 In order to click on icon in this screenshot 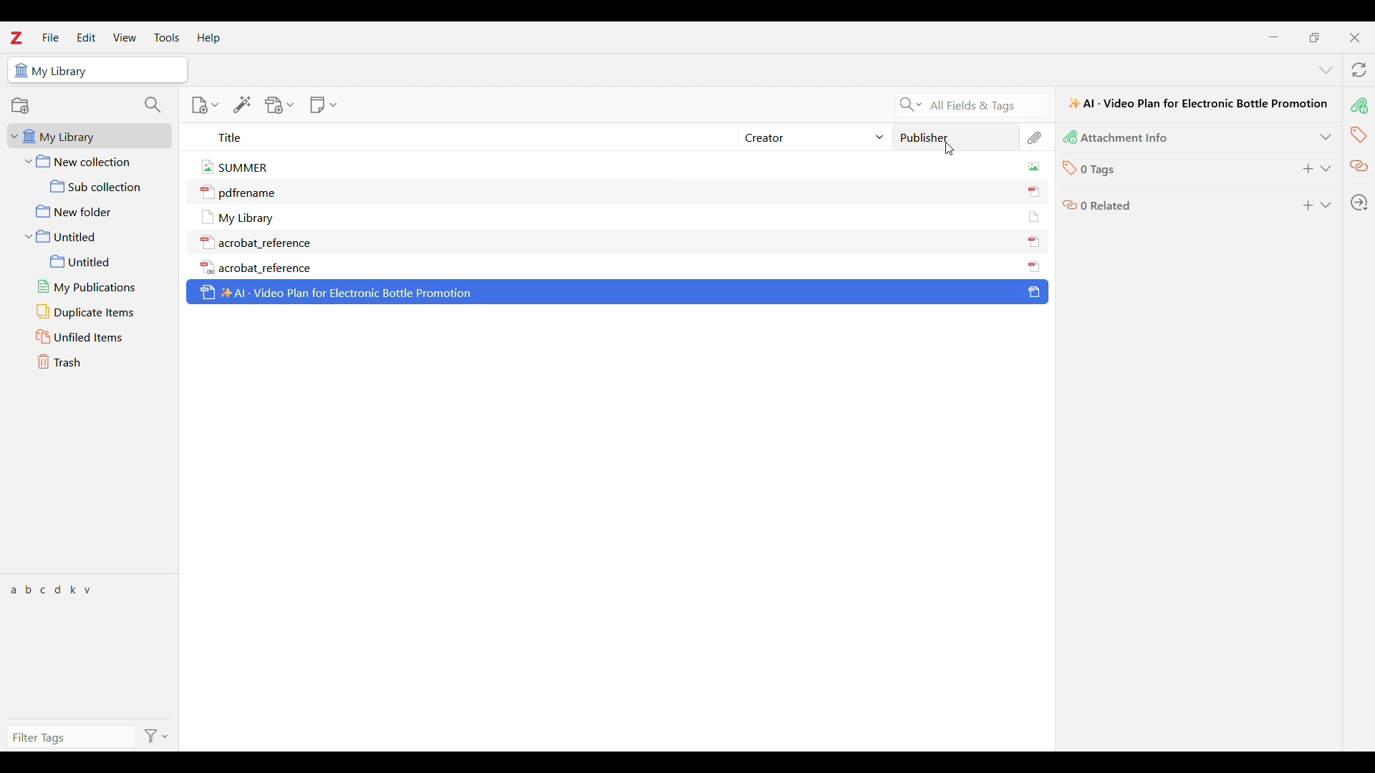, I will do `click(1033, 192)`.